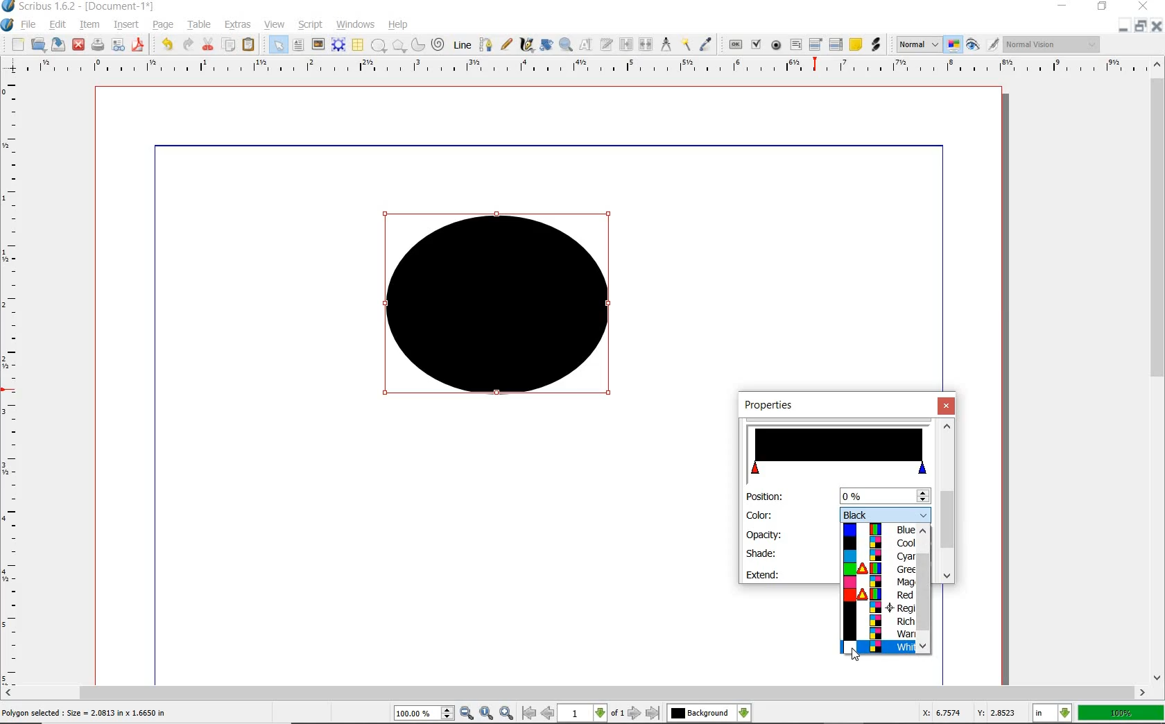 The height and width of the screenshot is (724, 1165). Describe the element at coordinates (309, 24) in the screenshot. I see `SCRIPT` at that location.